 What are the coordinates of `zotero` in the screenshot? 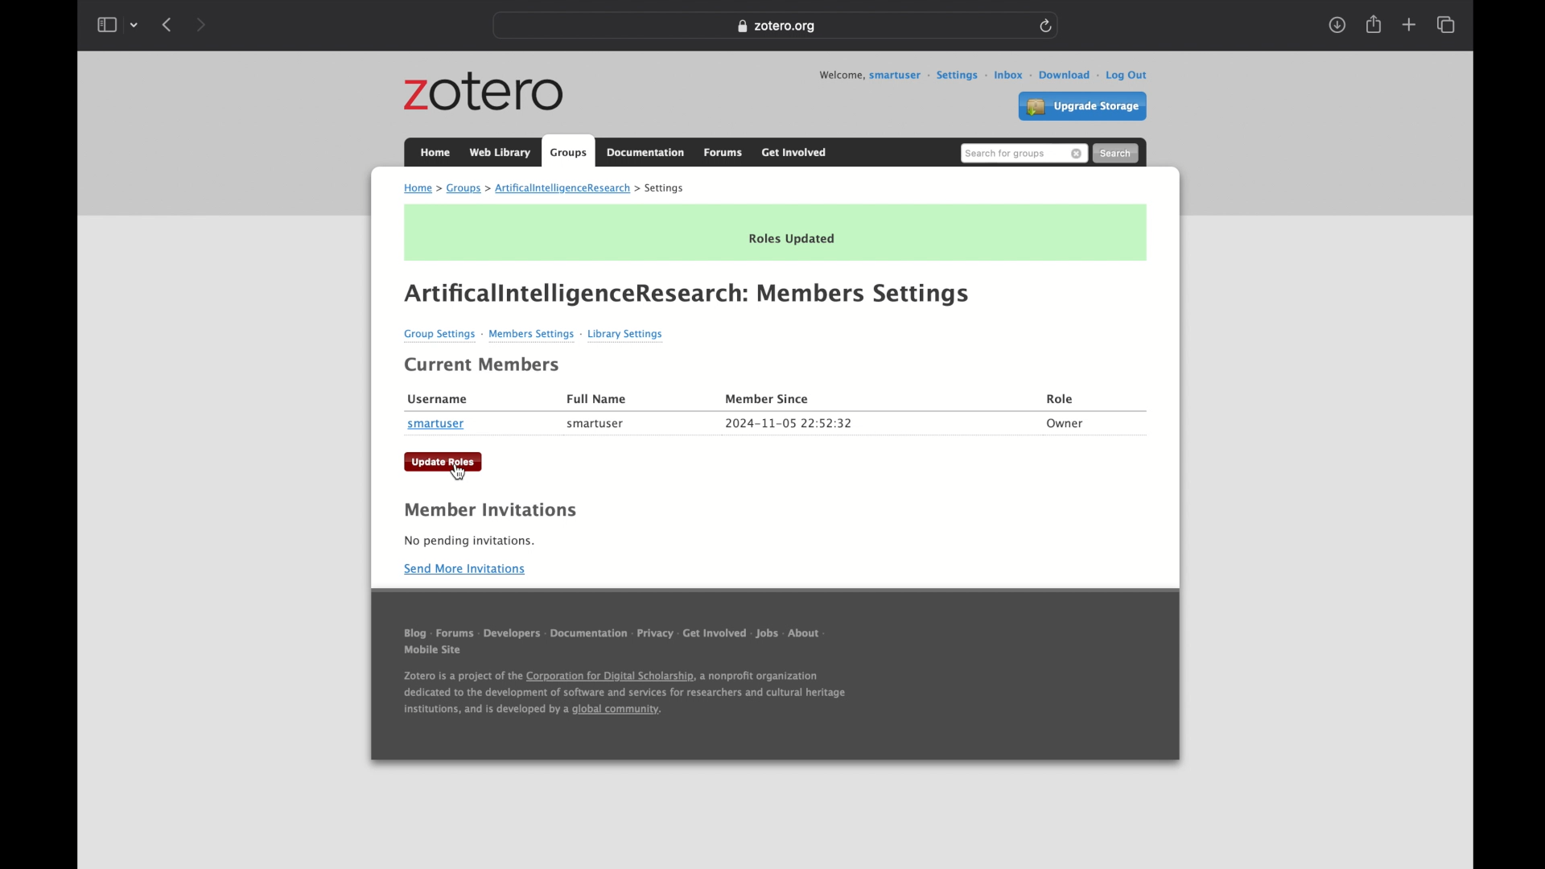 It's located at (484, 93).